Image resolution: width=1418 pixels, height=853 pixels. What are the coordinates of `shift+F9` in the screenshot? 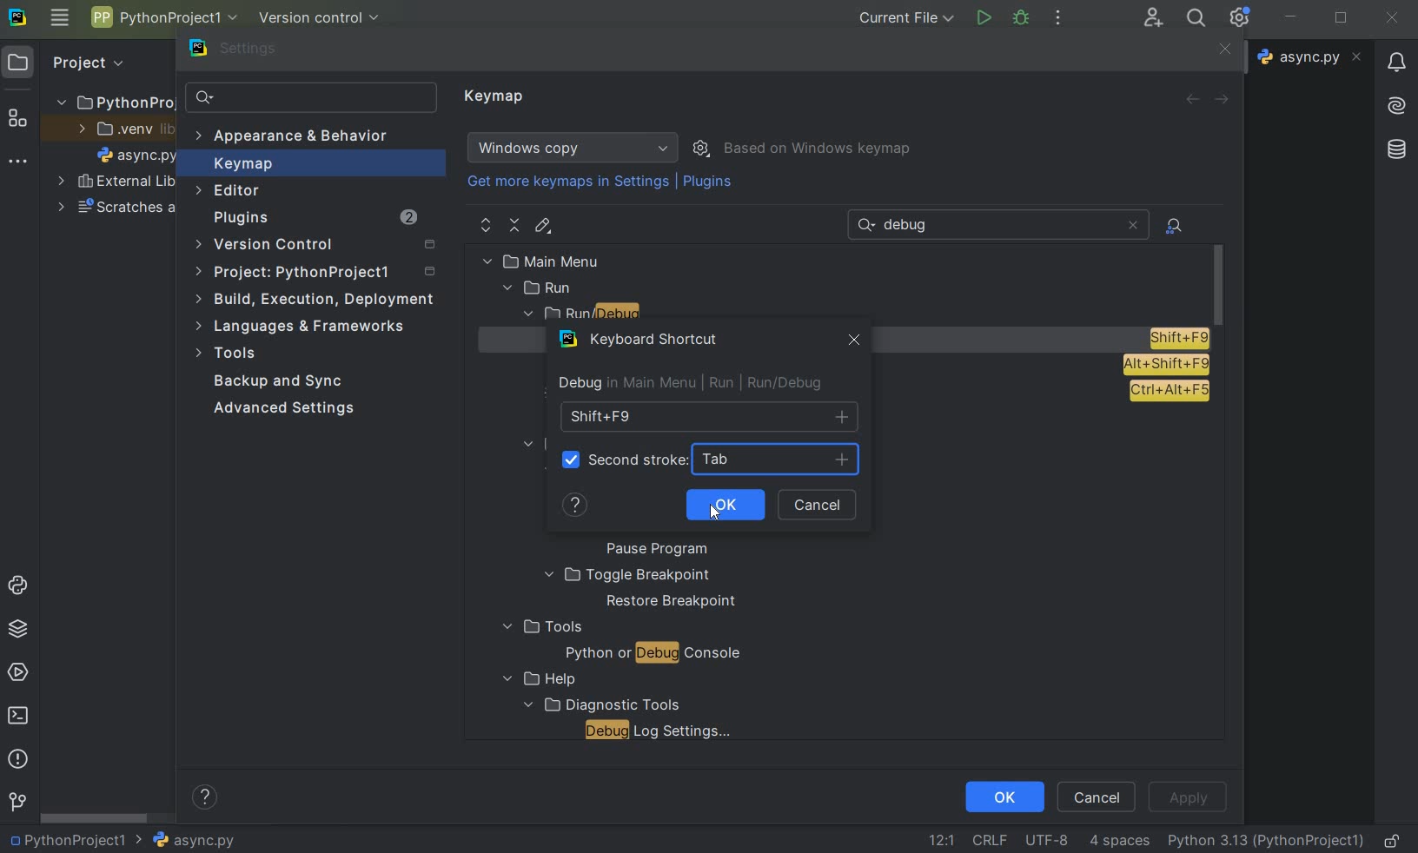 It's located at (708, 417).